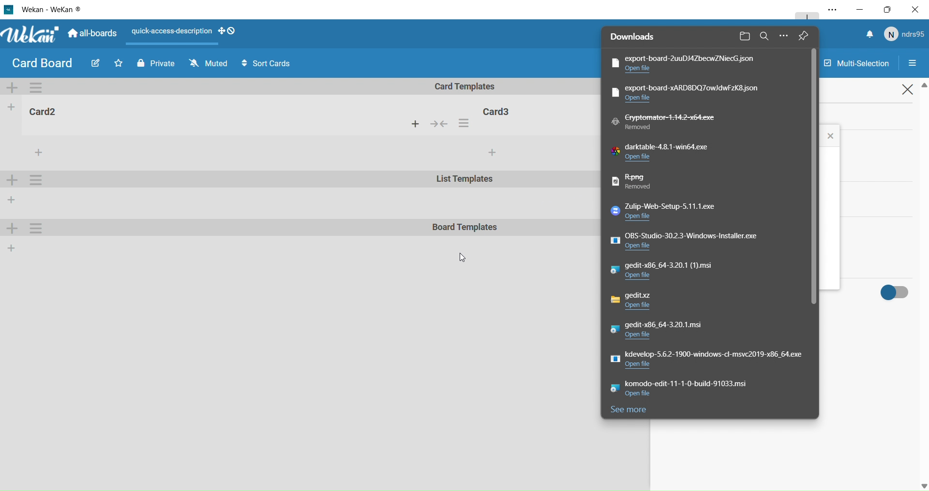 This screenshot has width=929, height=491. Describe the element at coordinates (35, 88) in the screenshot. I see `` at that location.